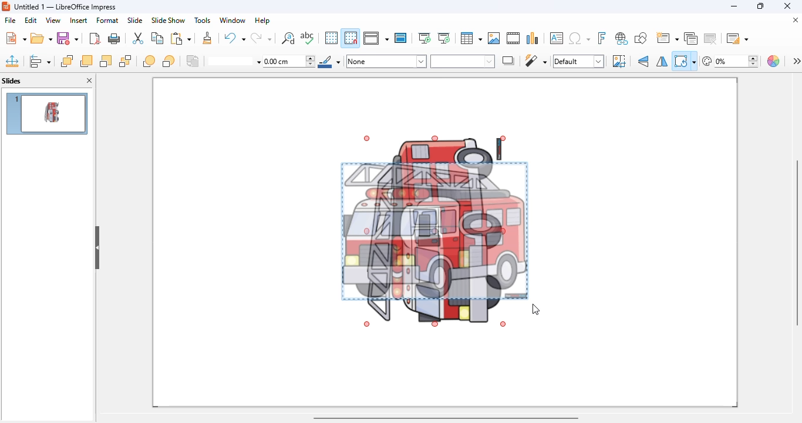 This screenshot has width=802, height=423. What do you see at coordinates (536, 309) in the screenshot?
I see `mouse up` at bounding box center [536, 309].